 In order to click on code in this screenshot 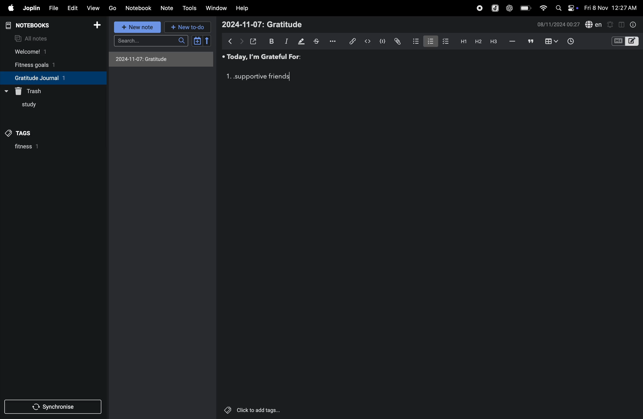, I will do `click(381, 42)`.